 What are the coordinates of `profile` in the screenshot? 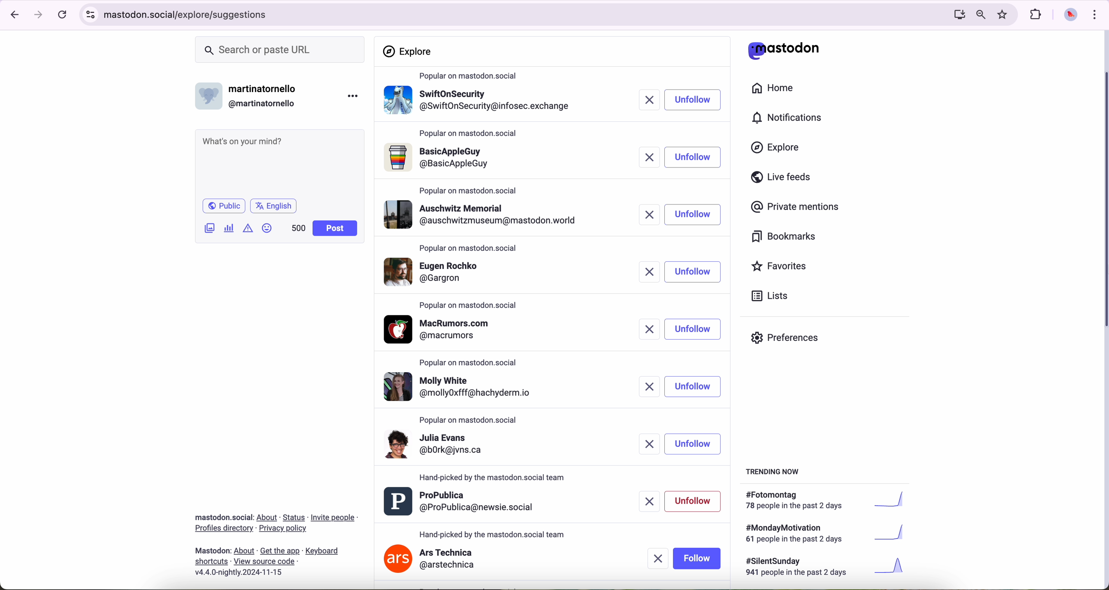 It's located at (459, 386).